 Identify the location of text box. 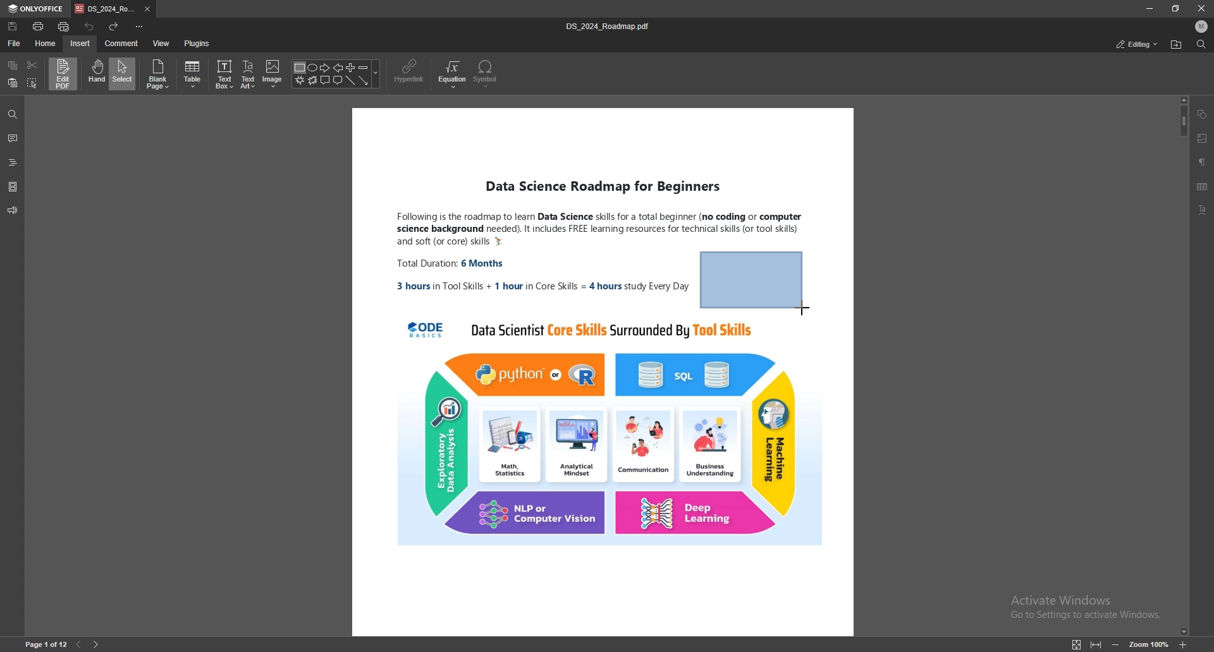
(225, 74).